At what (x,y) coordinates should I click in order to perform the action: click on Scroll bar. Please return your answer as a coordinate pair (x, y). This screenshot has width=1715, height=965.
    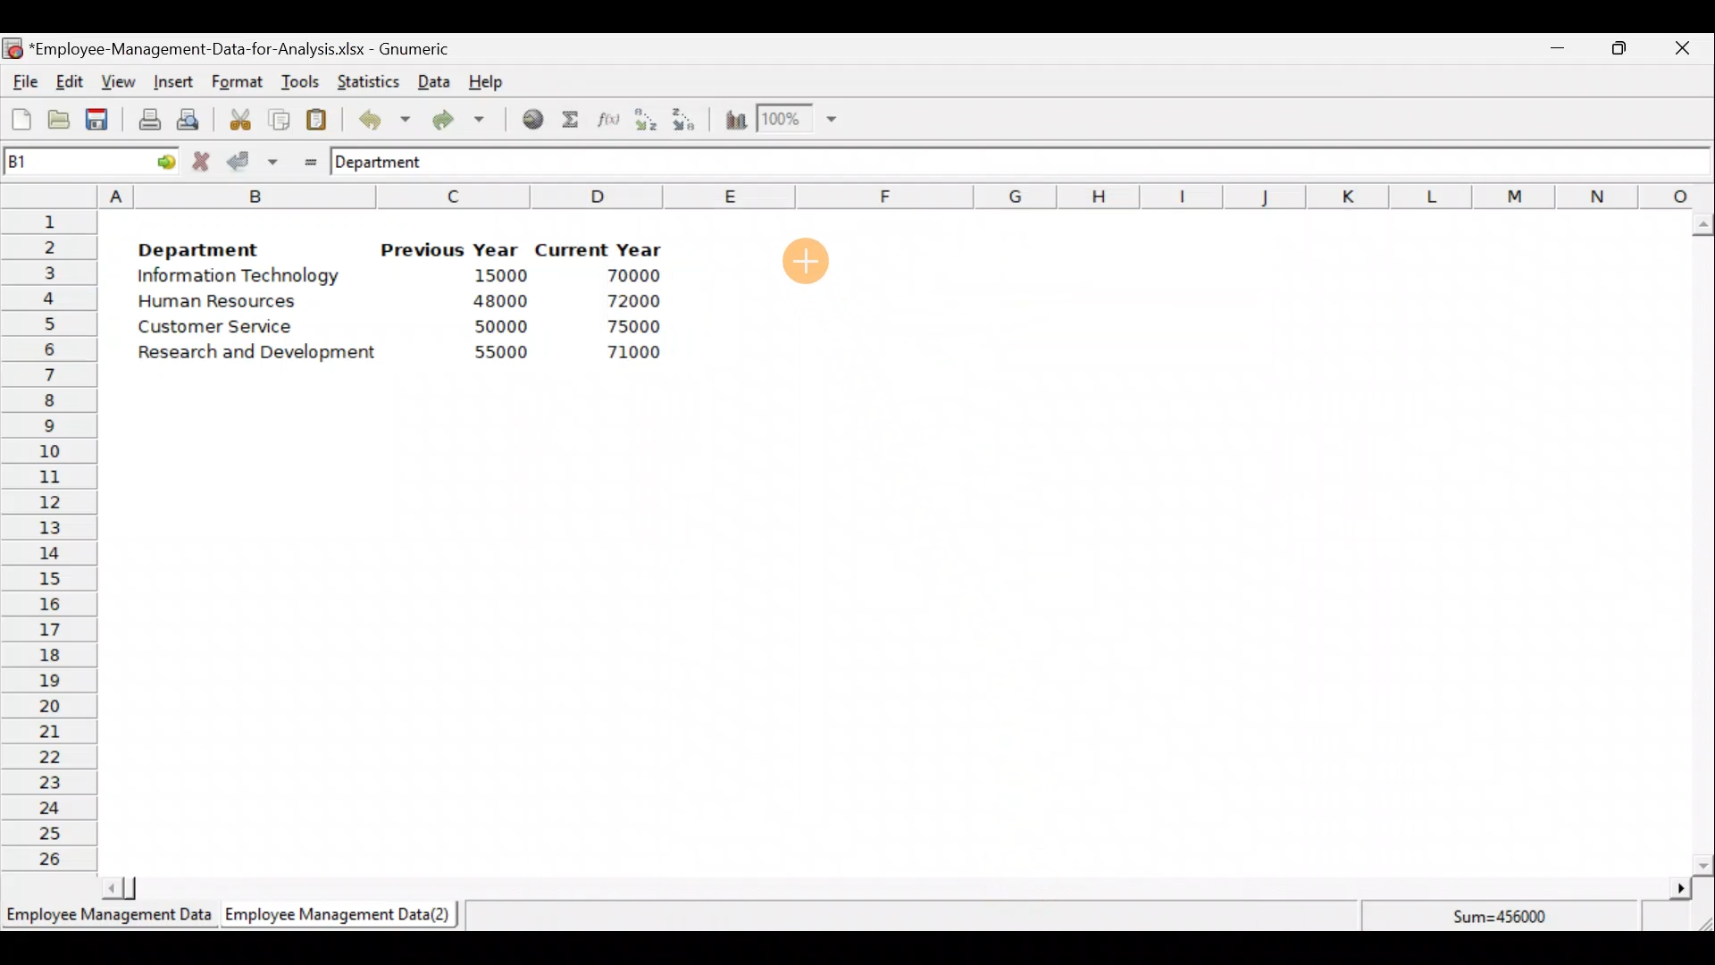
    Looking at the image, I should click on (893, 888).